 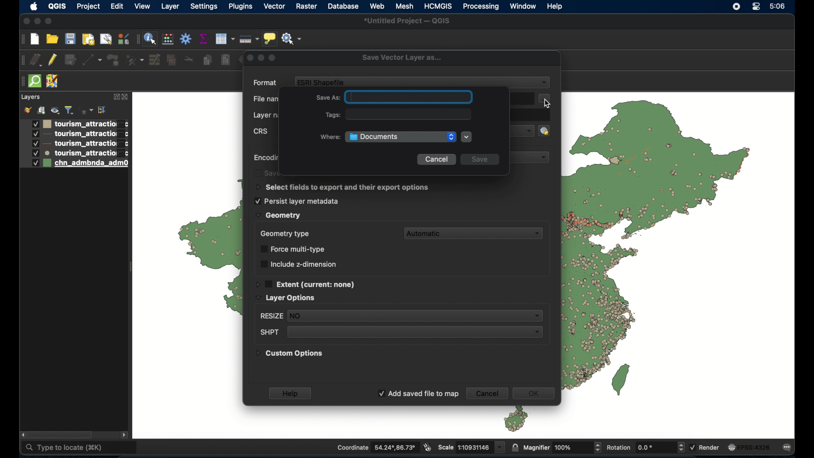 I want to click on layer options, so click(x=286, y=298).